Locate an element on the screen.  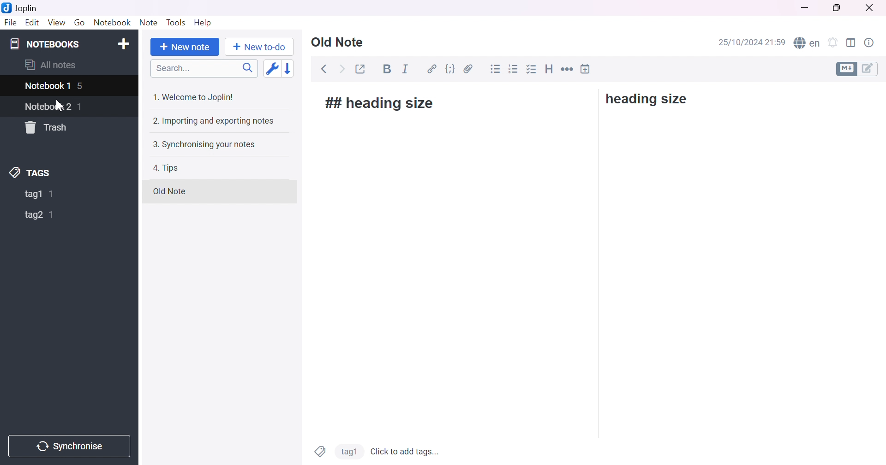
Note properties is located at coordinates (872, 42).